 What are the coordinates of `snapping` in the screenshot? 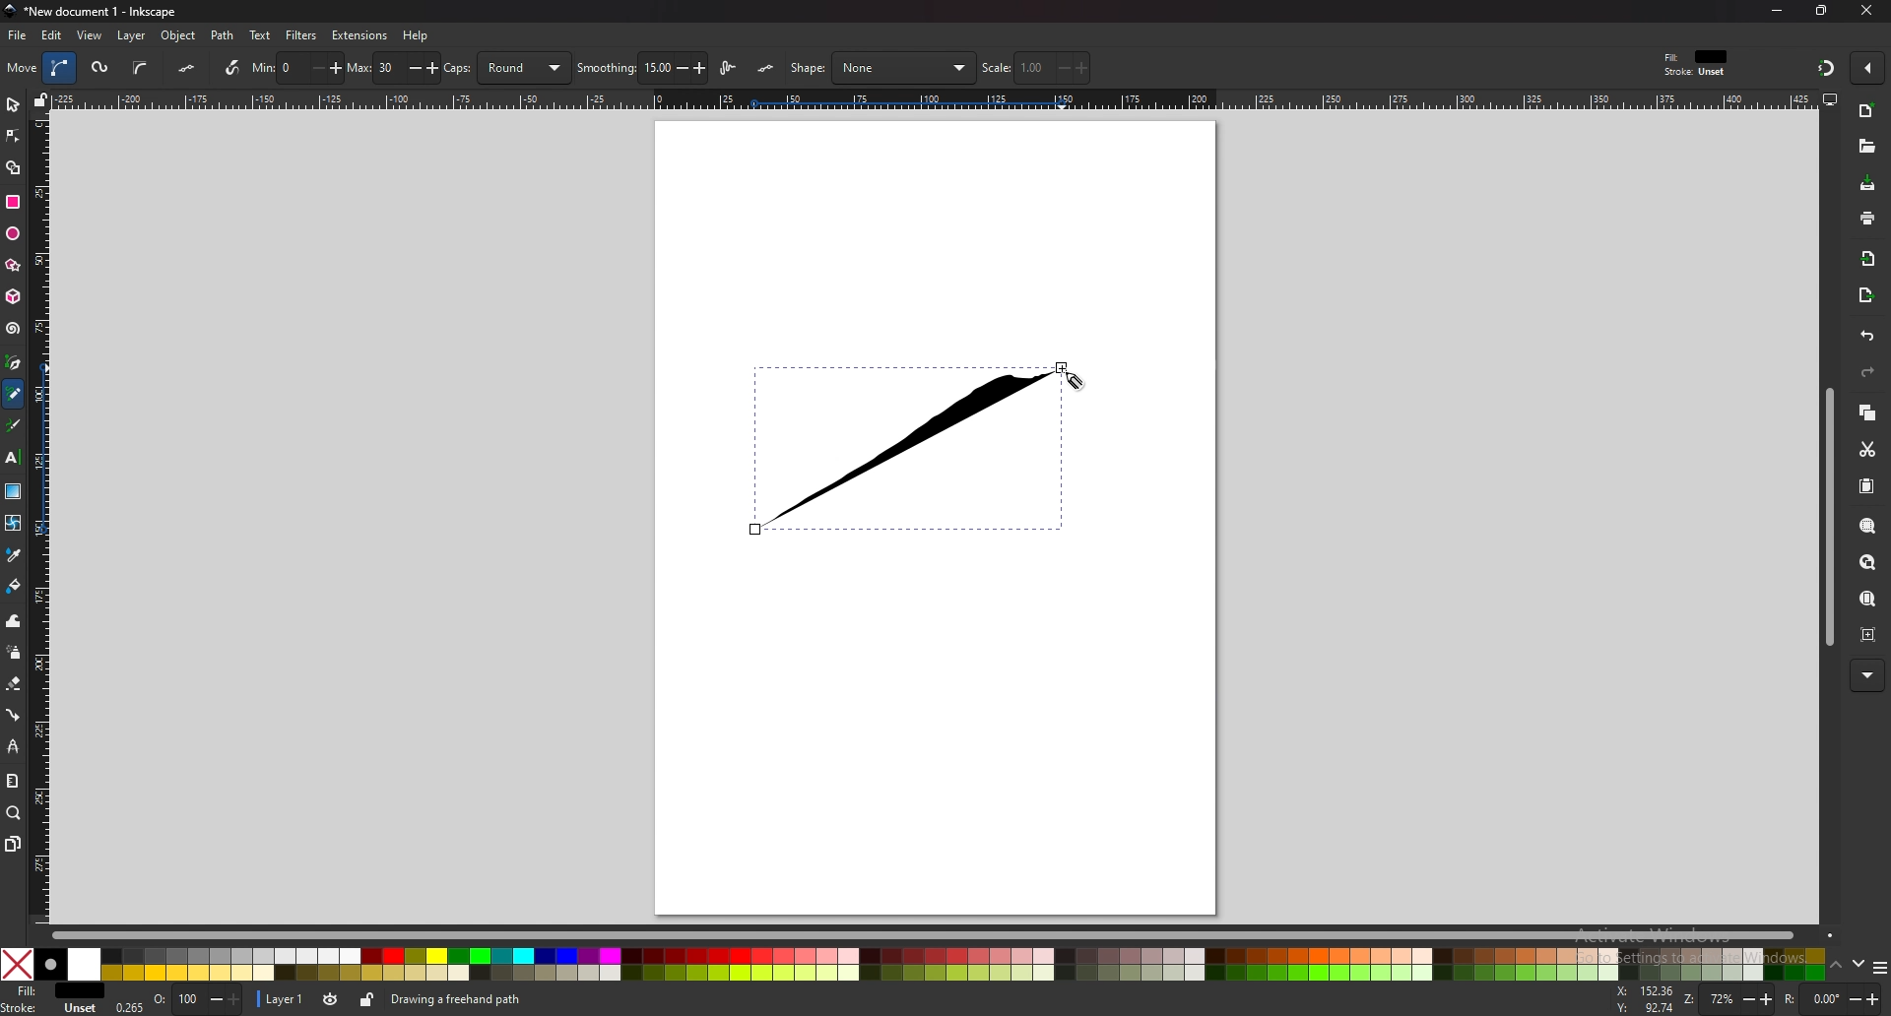 It's located at (1824, 69).